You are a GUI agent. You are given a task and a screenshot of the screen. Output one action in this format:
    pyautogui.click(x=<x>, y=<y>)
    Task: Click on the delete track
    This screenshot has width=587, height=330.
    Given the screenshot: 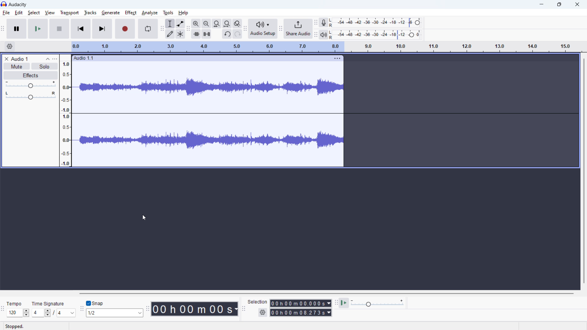 What is the action you would take?
    pyautogui.click(x=6, y=58)
    